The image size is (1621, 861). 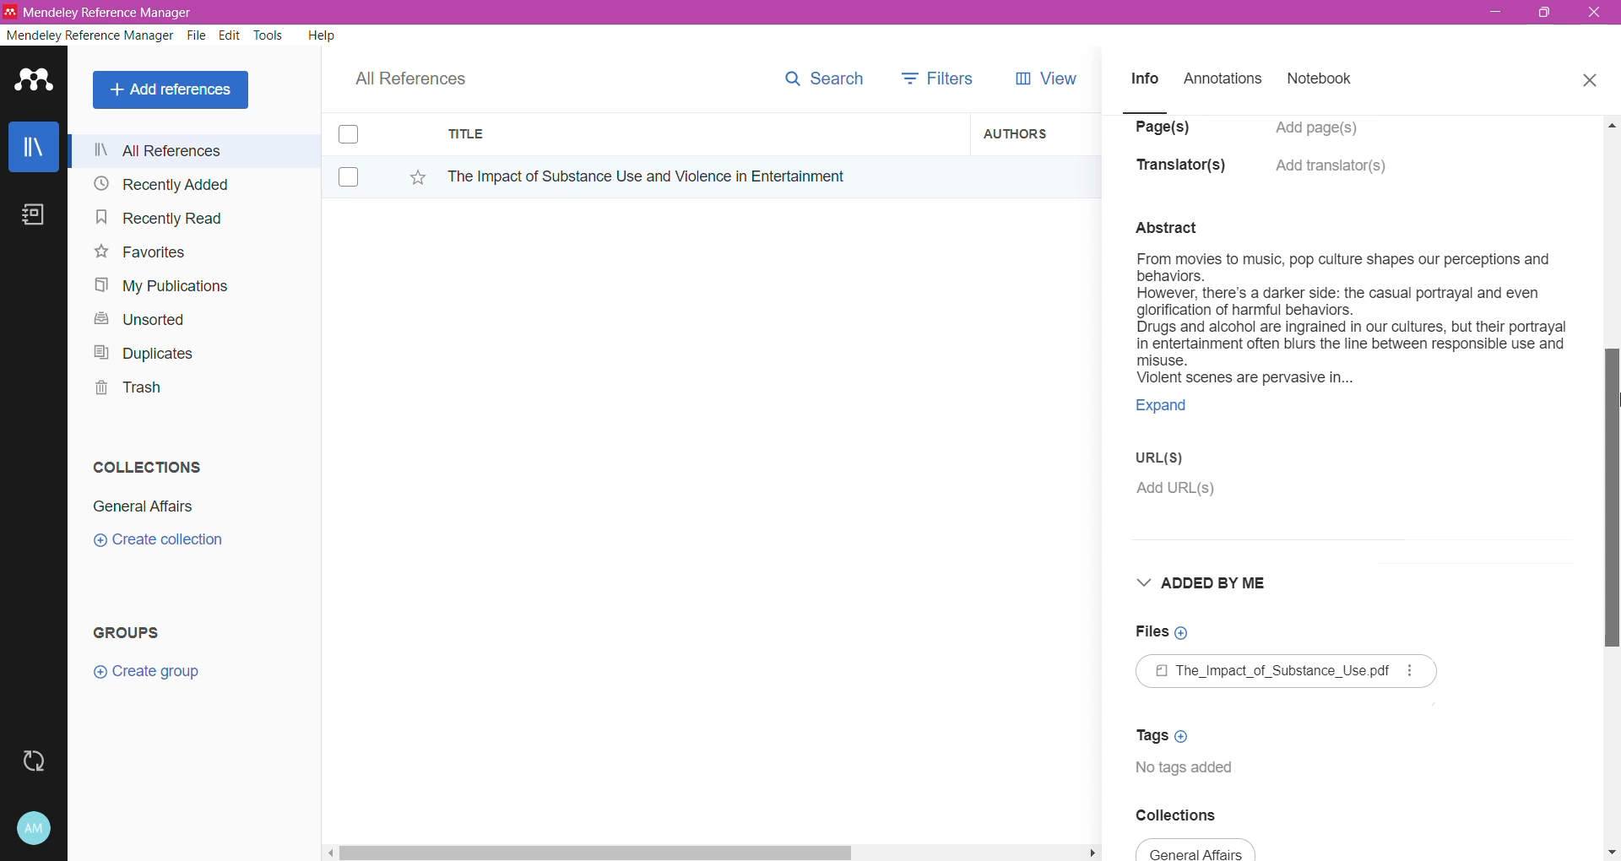 I want to click on Collection Name, so click(x=140, y=506).